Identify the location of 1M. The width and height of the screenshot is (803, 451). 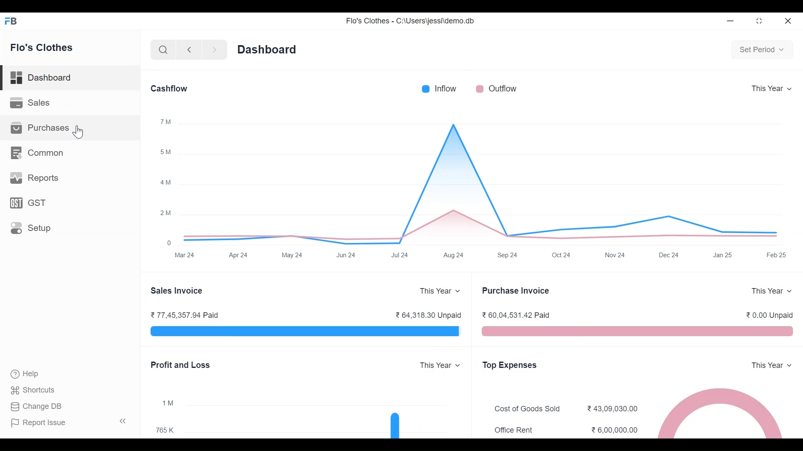
(166, 403).